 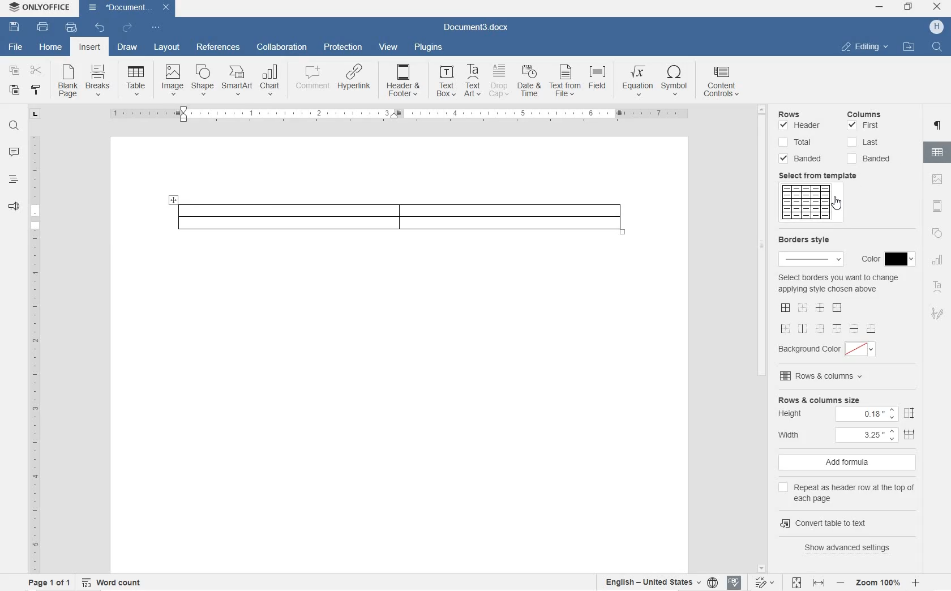 I want to click on Equation, so click(x=637, y=80).